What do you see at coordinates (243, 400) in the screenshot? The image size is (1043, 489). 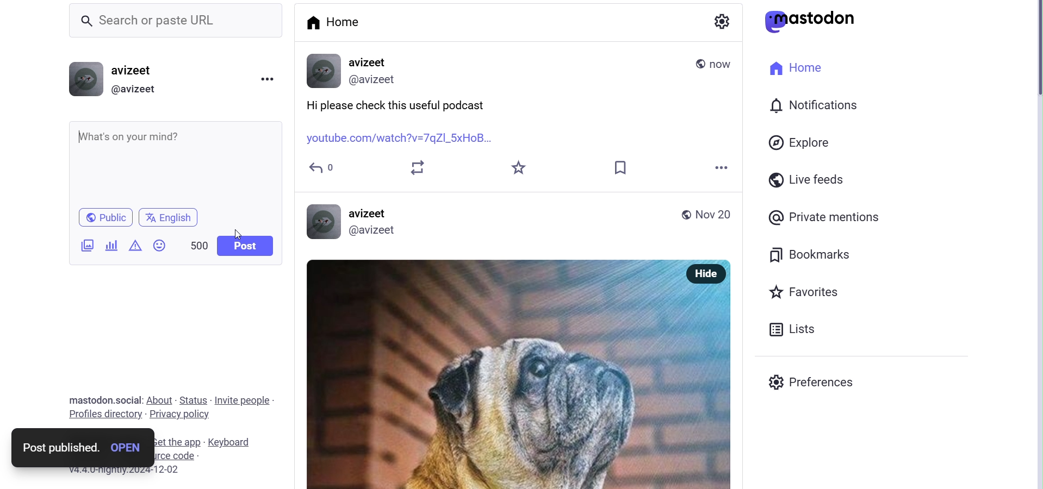 I see `invite people` at bounding box center [243, 400].